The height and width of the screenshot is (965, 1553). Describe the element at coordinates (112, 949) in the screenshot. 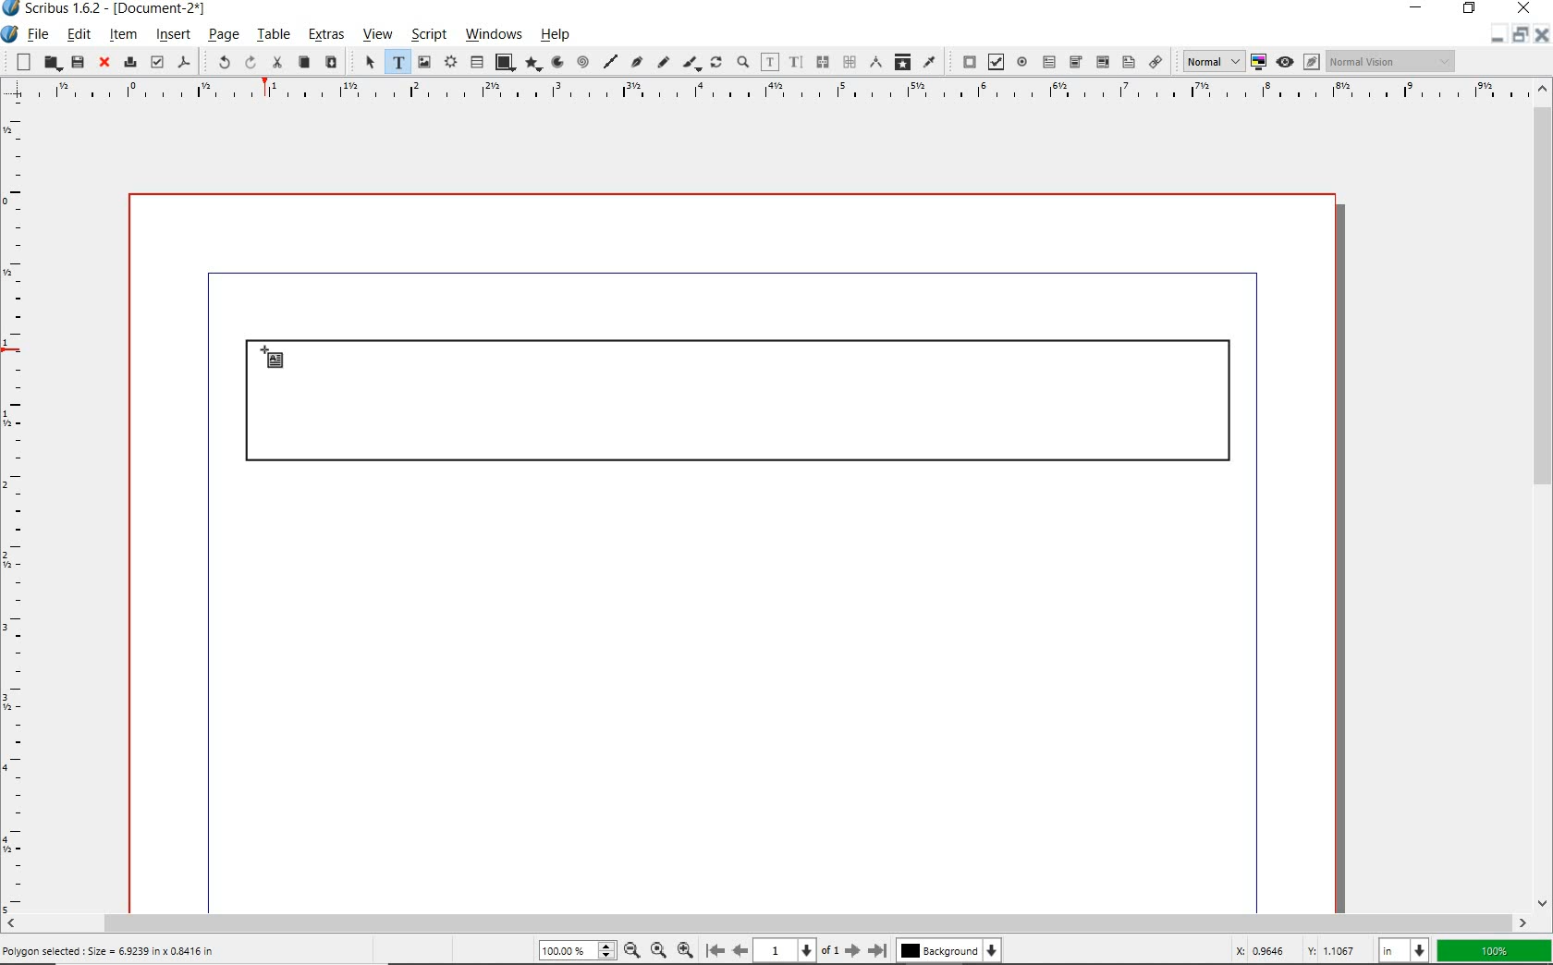

I see `Polygon selected : Size = 6.9239 in x 0.8416 in` at that location.